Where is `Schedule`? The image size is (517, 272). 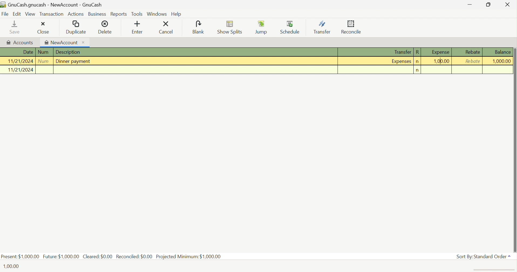 Schedule is located at coordinates (290, 26).